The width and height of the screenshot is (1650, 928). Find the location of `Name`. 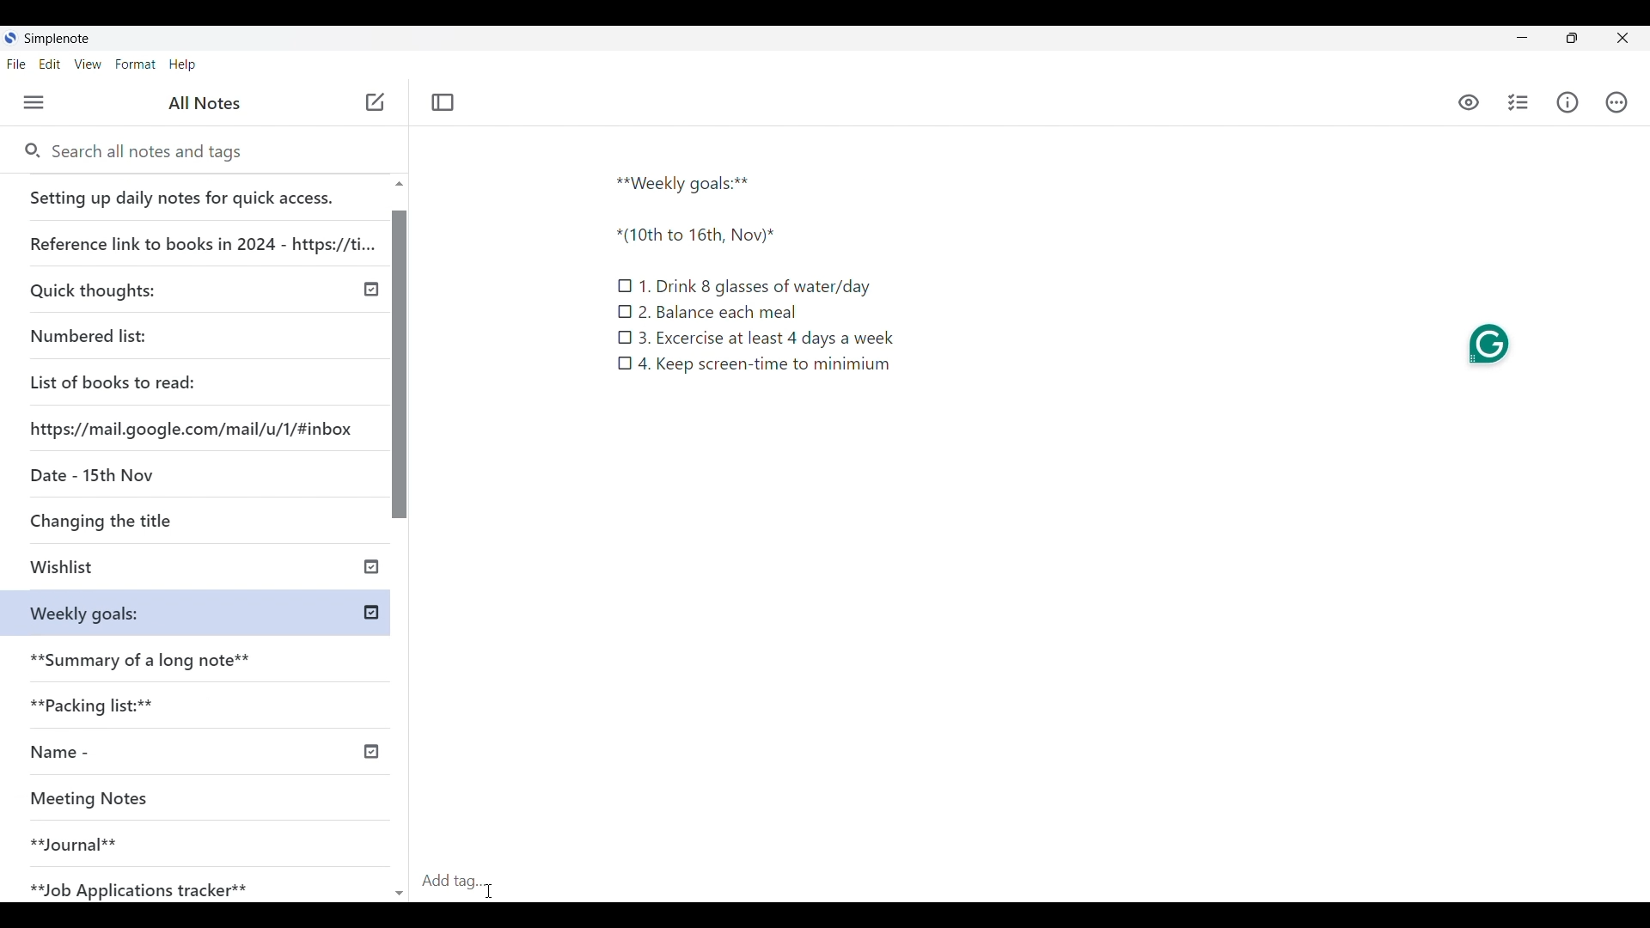

Name is located at coordinates (123, 753).